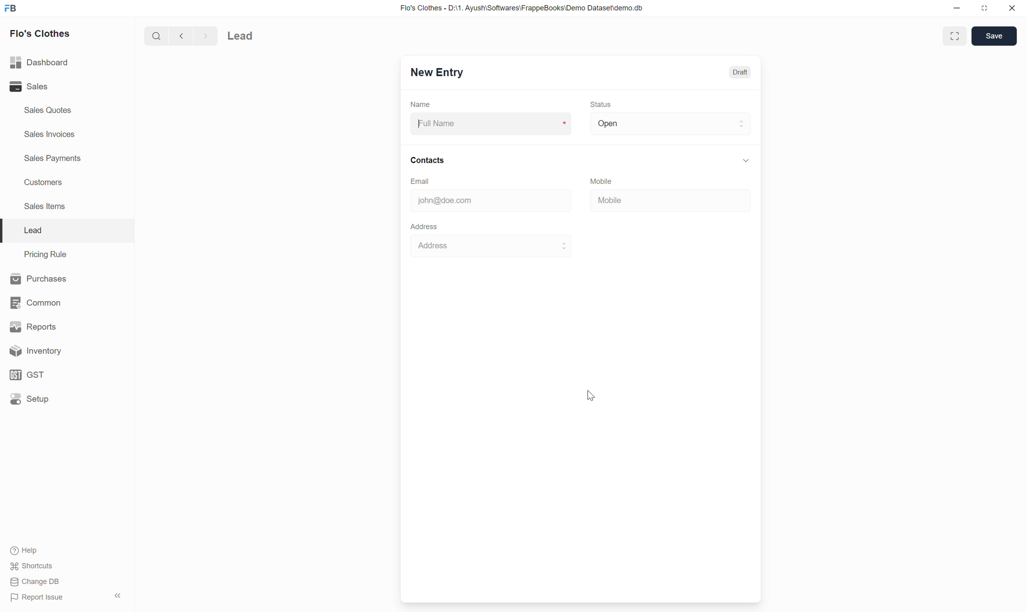 The image size is (1026, 612). I want to click on Name, so click(420, 105).